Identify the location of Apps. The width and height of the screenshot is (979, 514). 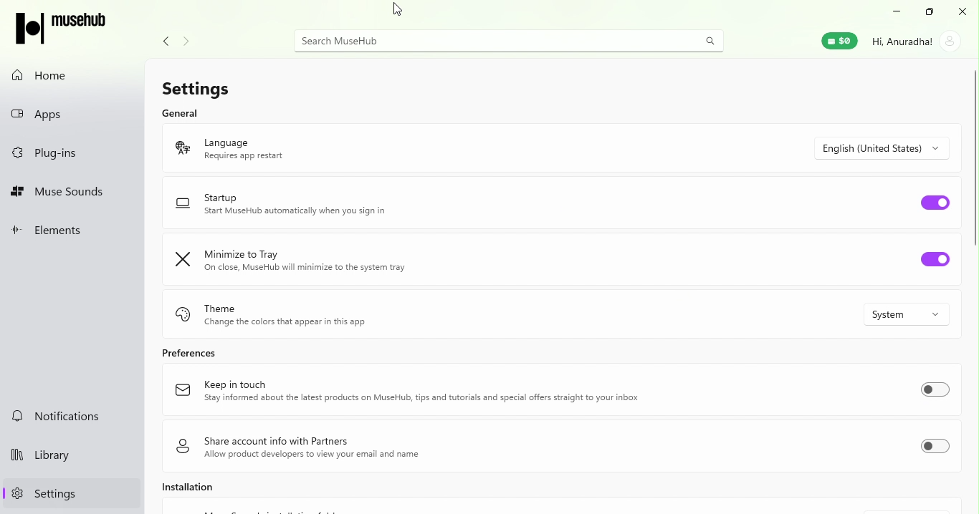
(75, 115).